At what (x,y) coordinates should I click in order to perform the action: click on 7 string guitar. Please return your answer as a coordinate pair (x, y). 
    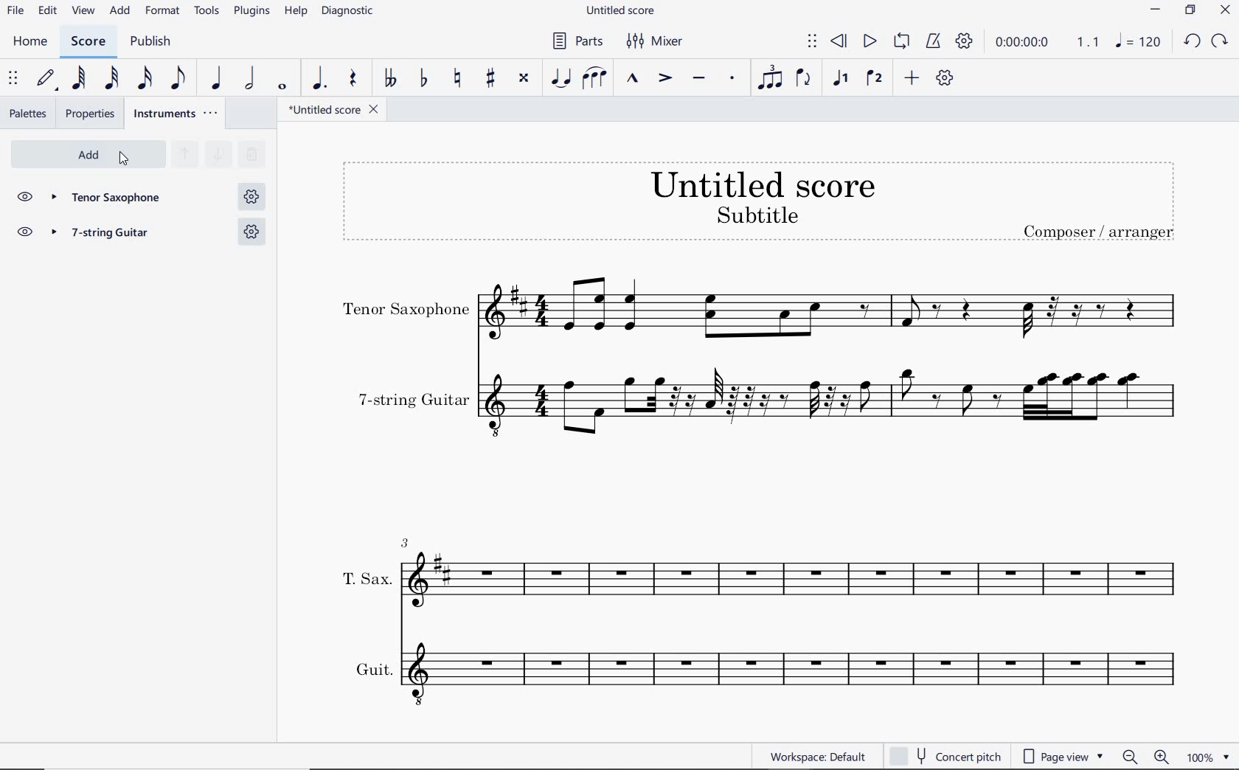
    Looking at the image, I should click on (115, 235).